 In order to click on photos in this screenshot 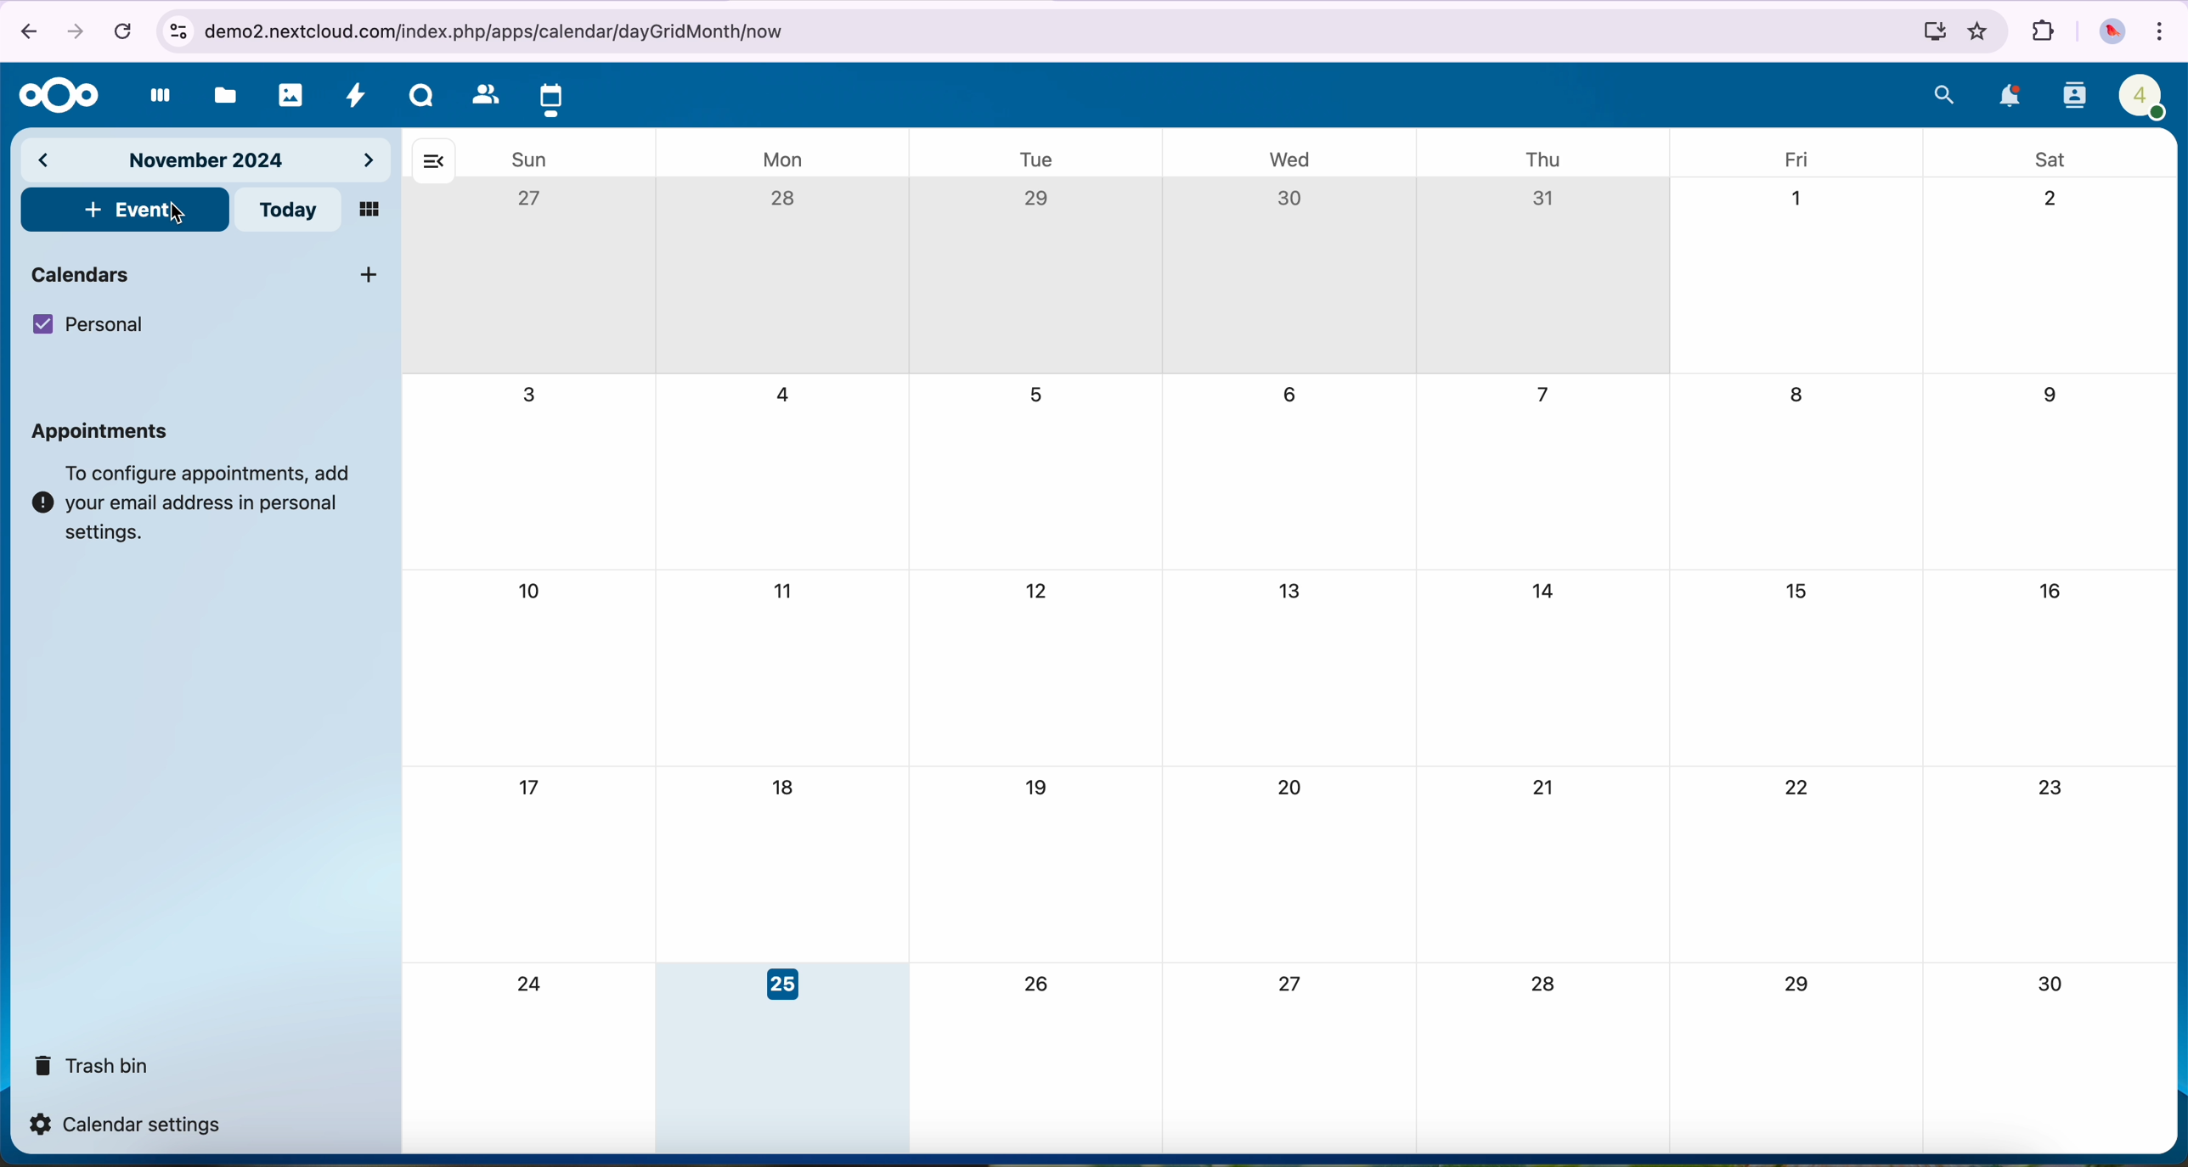, I will do `click(291, 96)`.